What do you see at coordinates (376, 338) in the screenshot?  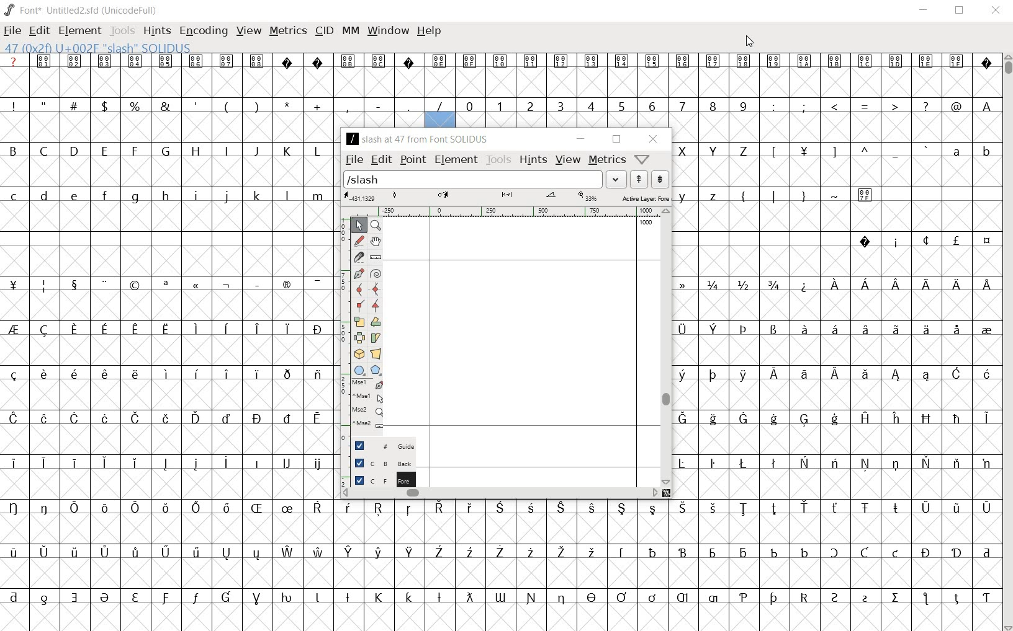 I see `skew the selection` at bounding box center [376, 338].